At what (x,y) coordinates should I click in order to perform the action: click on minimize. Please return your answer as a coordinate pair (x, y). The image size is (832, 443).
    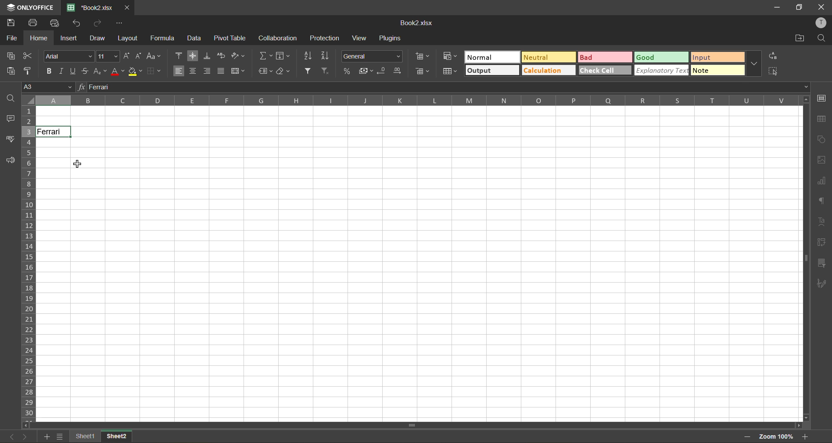
    Looking at the image, I should click on (781, 8).